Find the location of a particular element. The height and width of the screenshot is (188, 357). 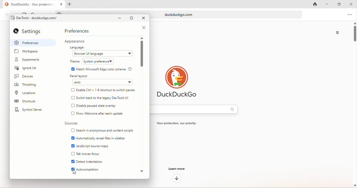

close tab and clear data is located at coordinates (315, 4).